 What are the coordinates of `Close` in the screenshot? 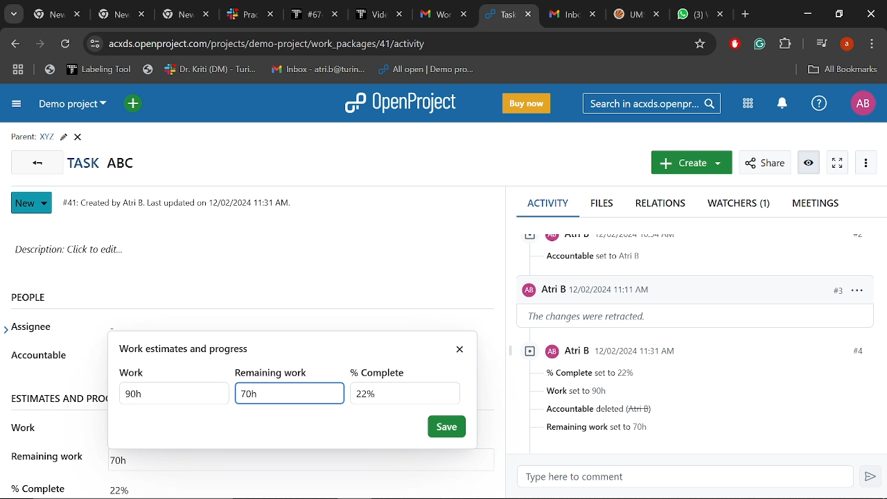 It's located at (869, 15).